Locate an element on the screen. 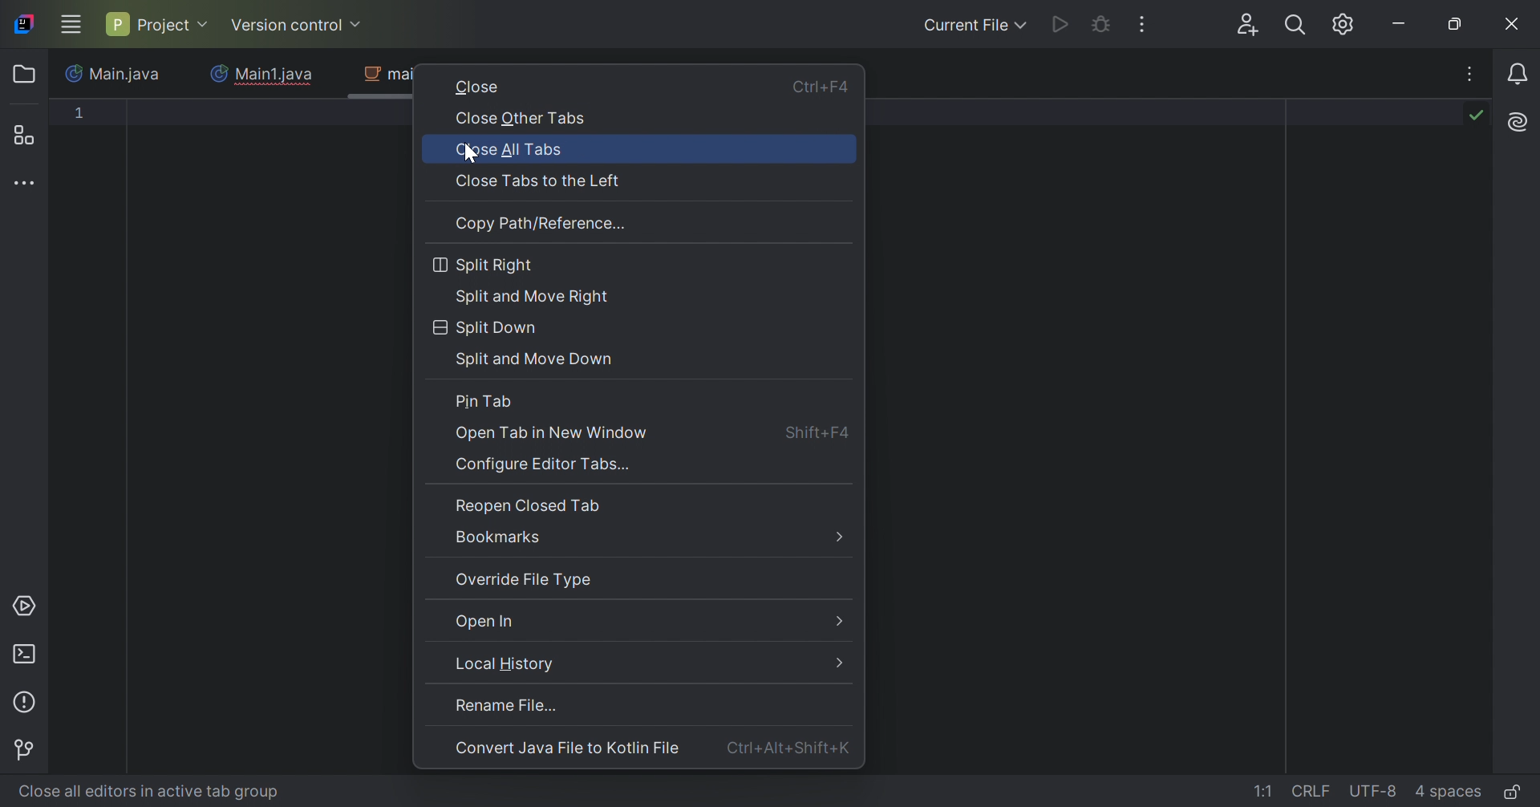 This screenshot has height=807, width=1540. Folder icon is located at coordinates (23, 74).